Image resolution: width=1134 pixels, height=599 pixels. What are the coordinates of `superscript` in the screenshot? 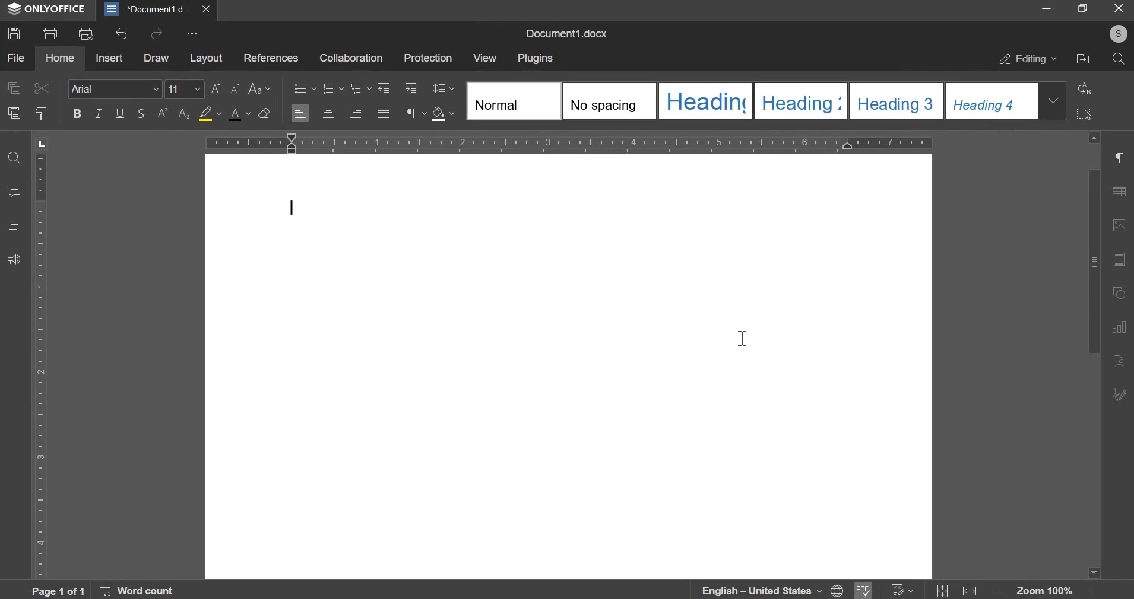 It's located at (185, 113).